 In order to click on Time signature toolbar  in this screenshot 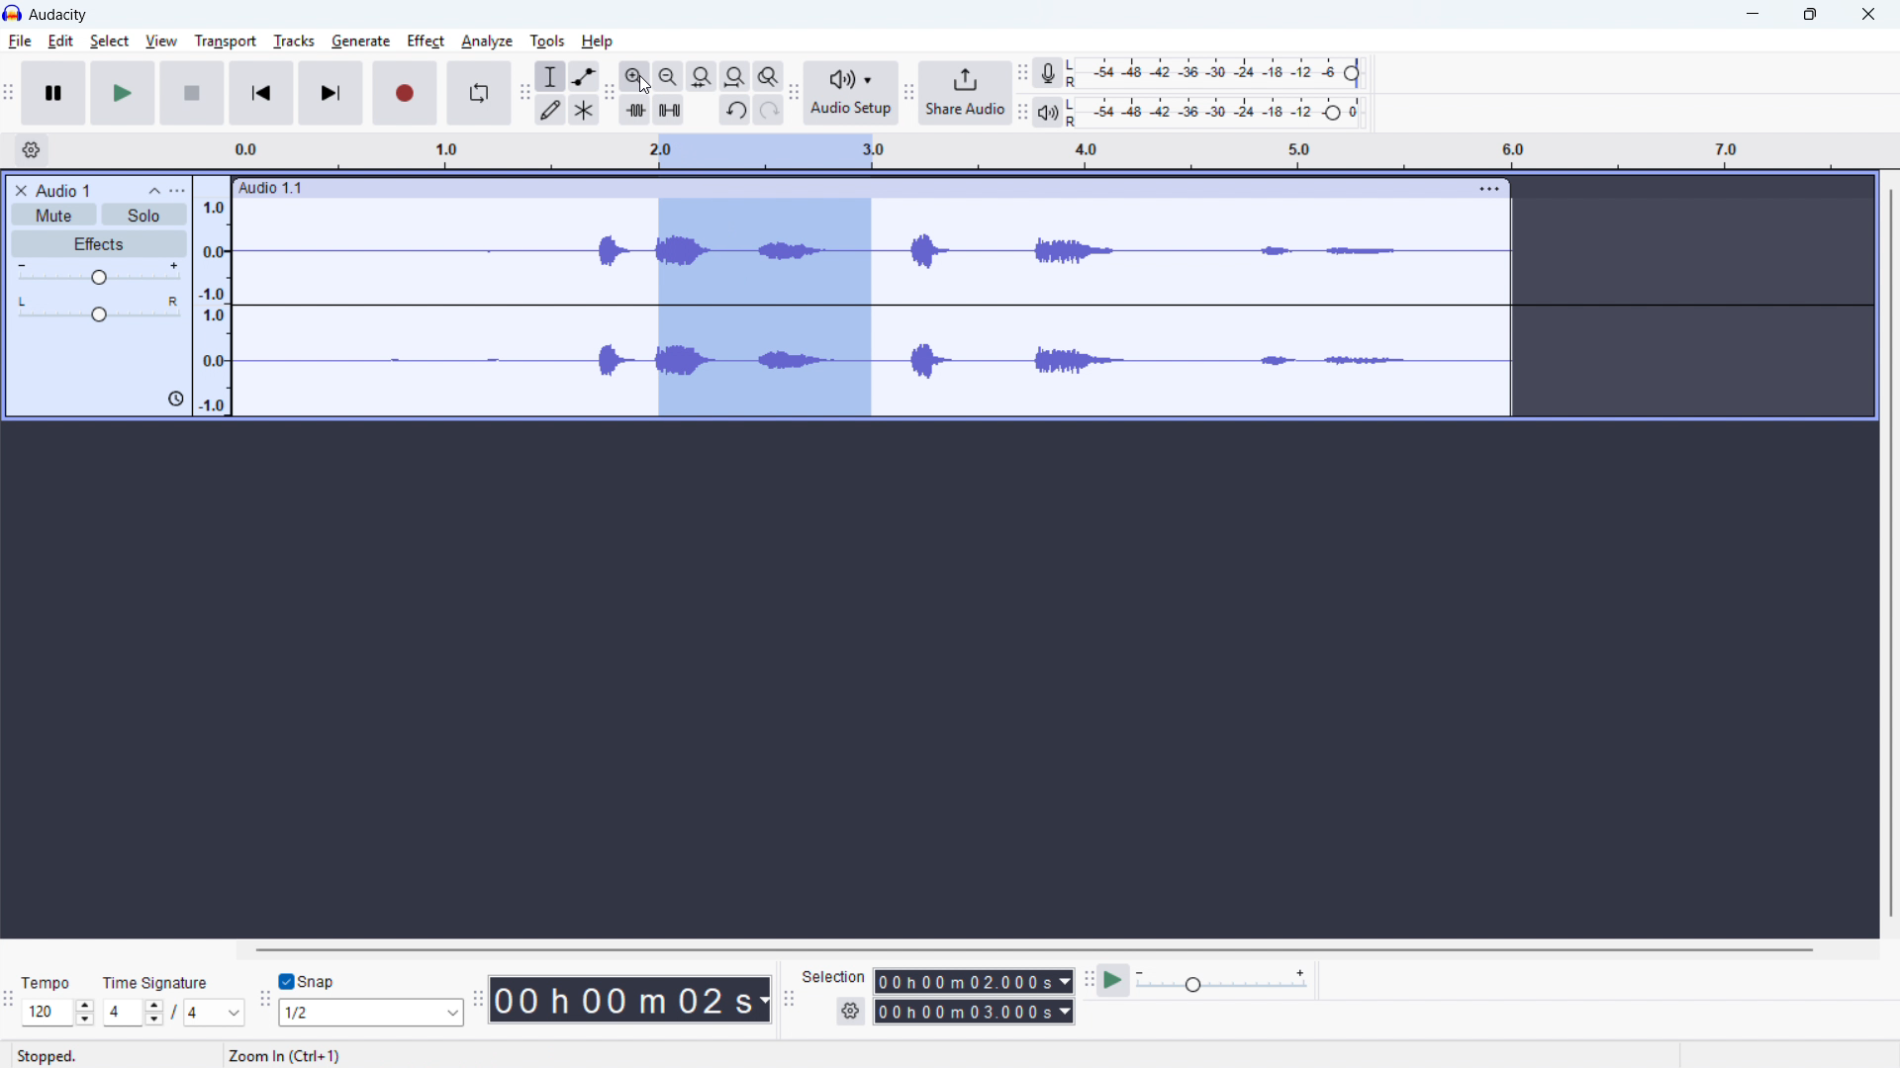, I will do `click(10, 999)`.